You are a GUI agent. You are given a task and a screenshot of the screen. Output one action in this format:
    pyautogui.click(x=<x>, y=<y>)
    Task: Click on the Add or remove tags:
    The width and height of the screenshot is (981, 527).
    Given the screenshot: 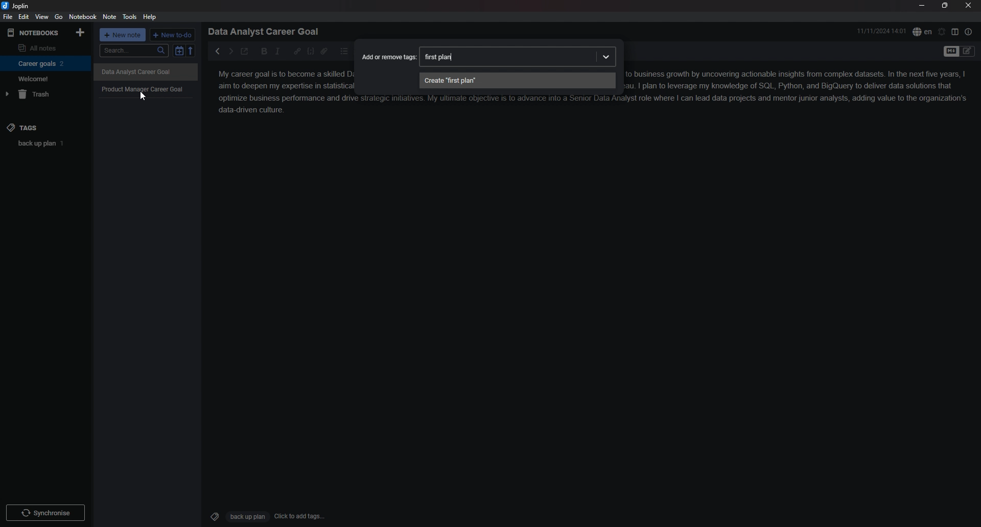 What is the action you would take?
    pyautogui.click(x=386, y=53)
    